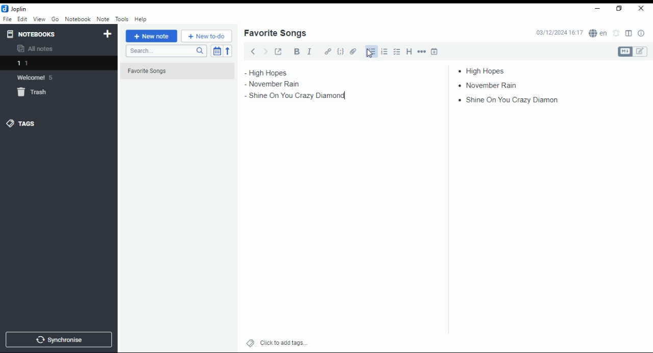 The image size is (653, 353). What do you see at coordinates (279, 73) in the screenshot?
I see `high hopes` at bounding box center [279, 73].